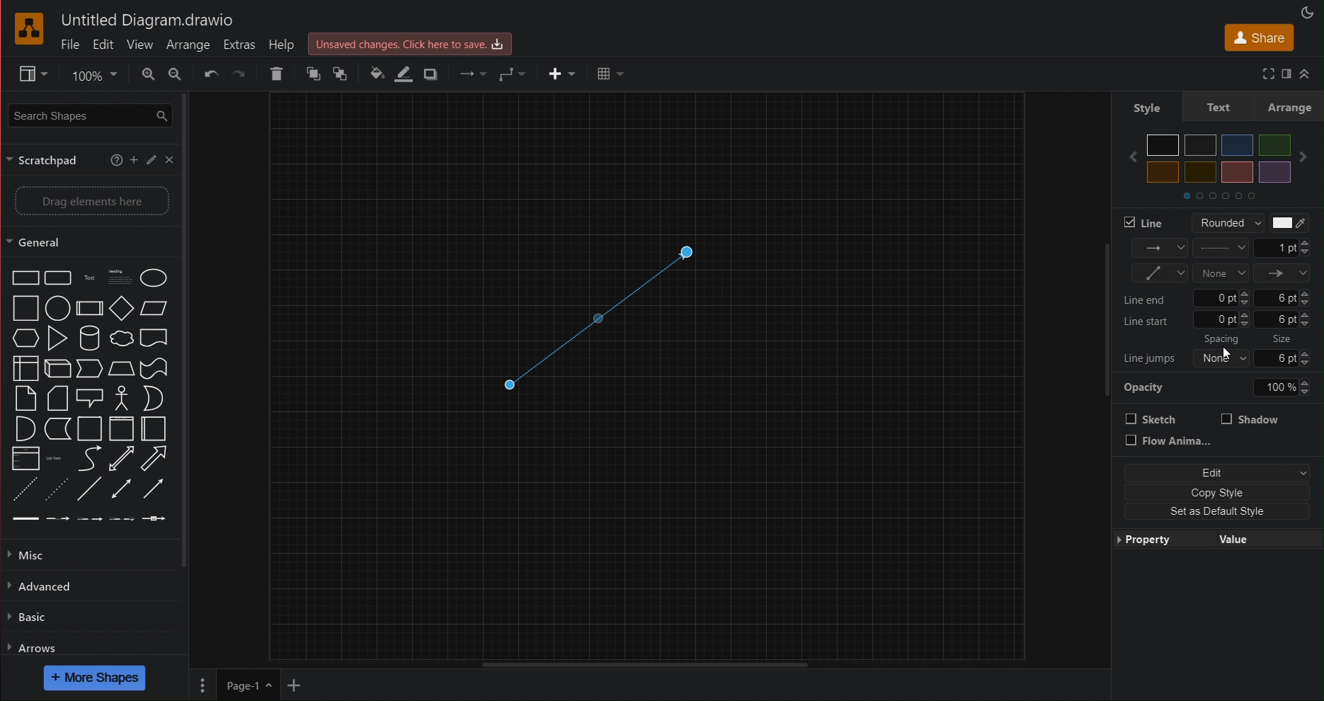 This screenshot has height=701, width=1324. Describe the element at coordinates (312, 74) in the screenshot. I see `Send to front` at that location.